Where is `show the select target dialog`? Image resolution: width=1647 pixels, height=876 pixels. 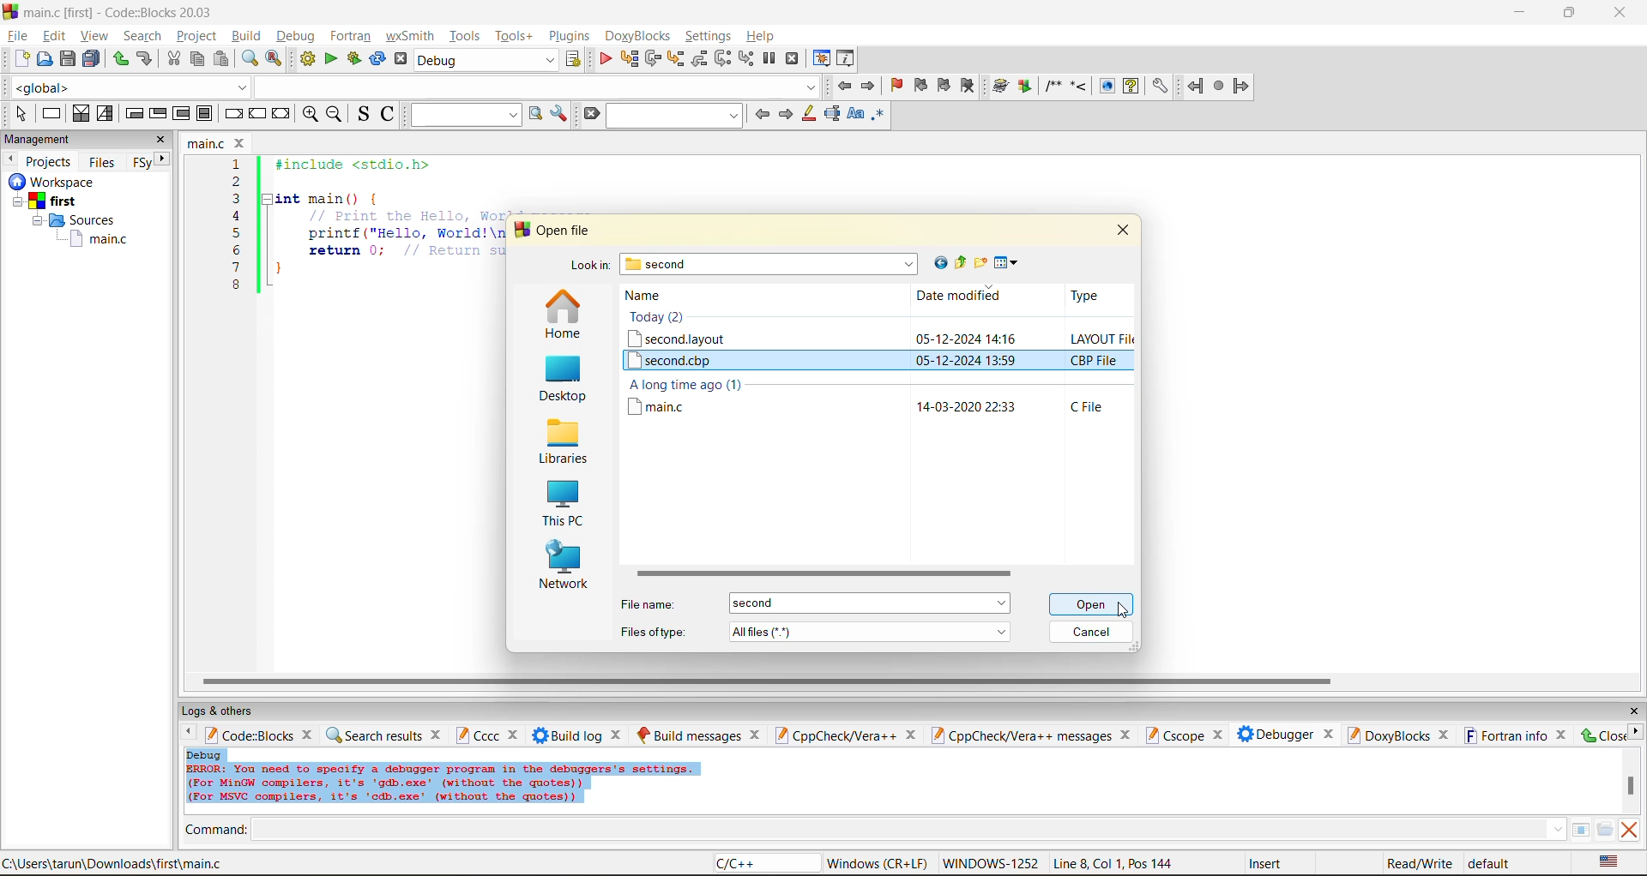 show the select target dialog is located at coordinates (575, 59).